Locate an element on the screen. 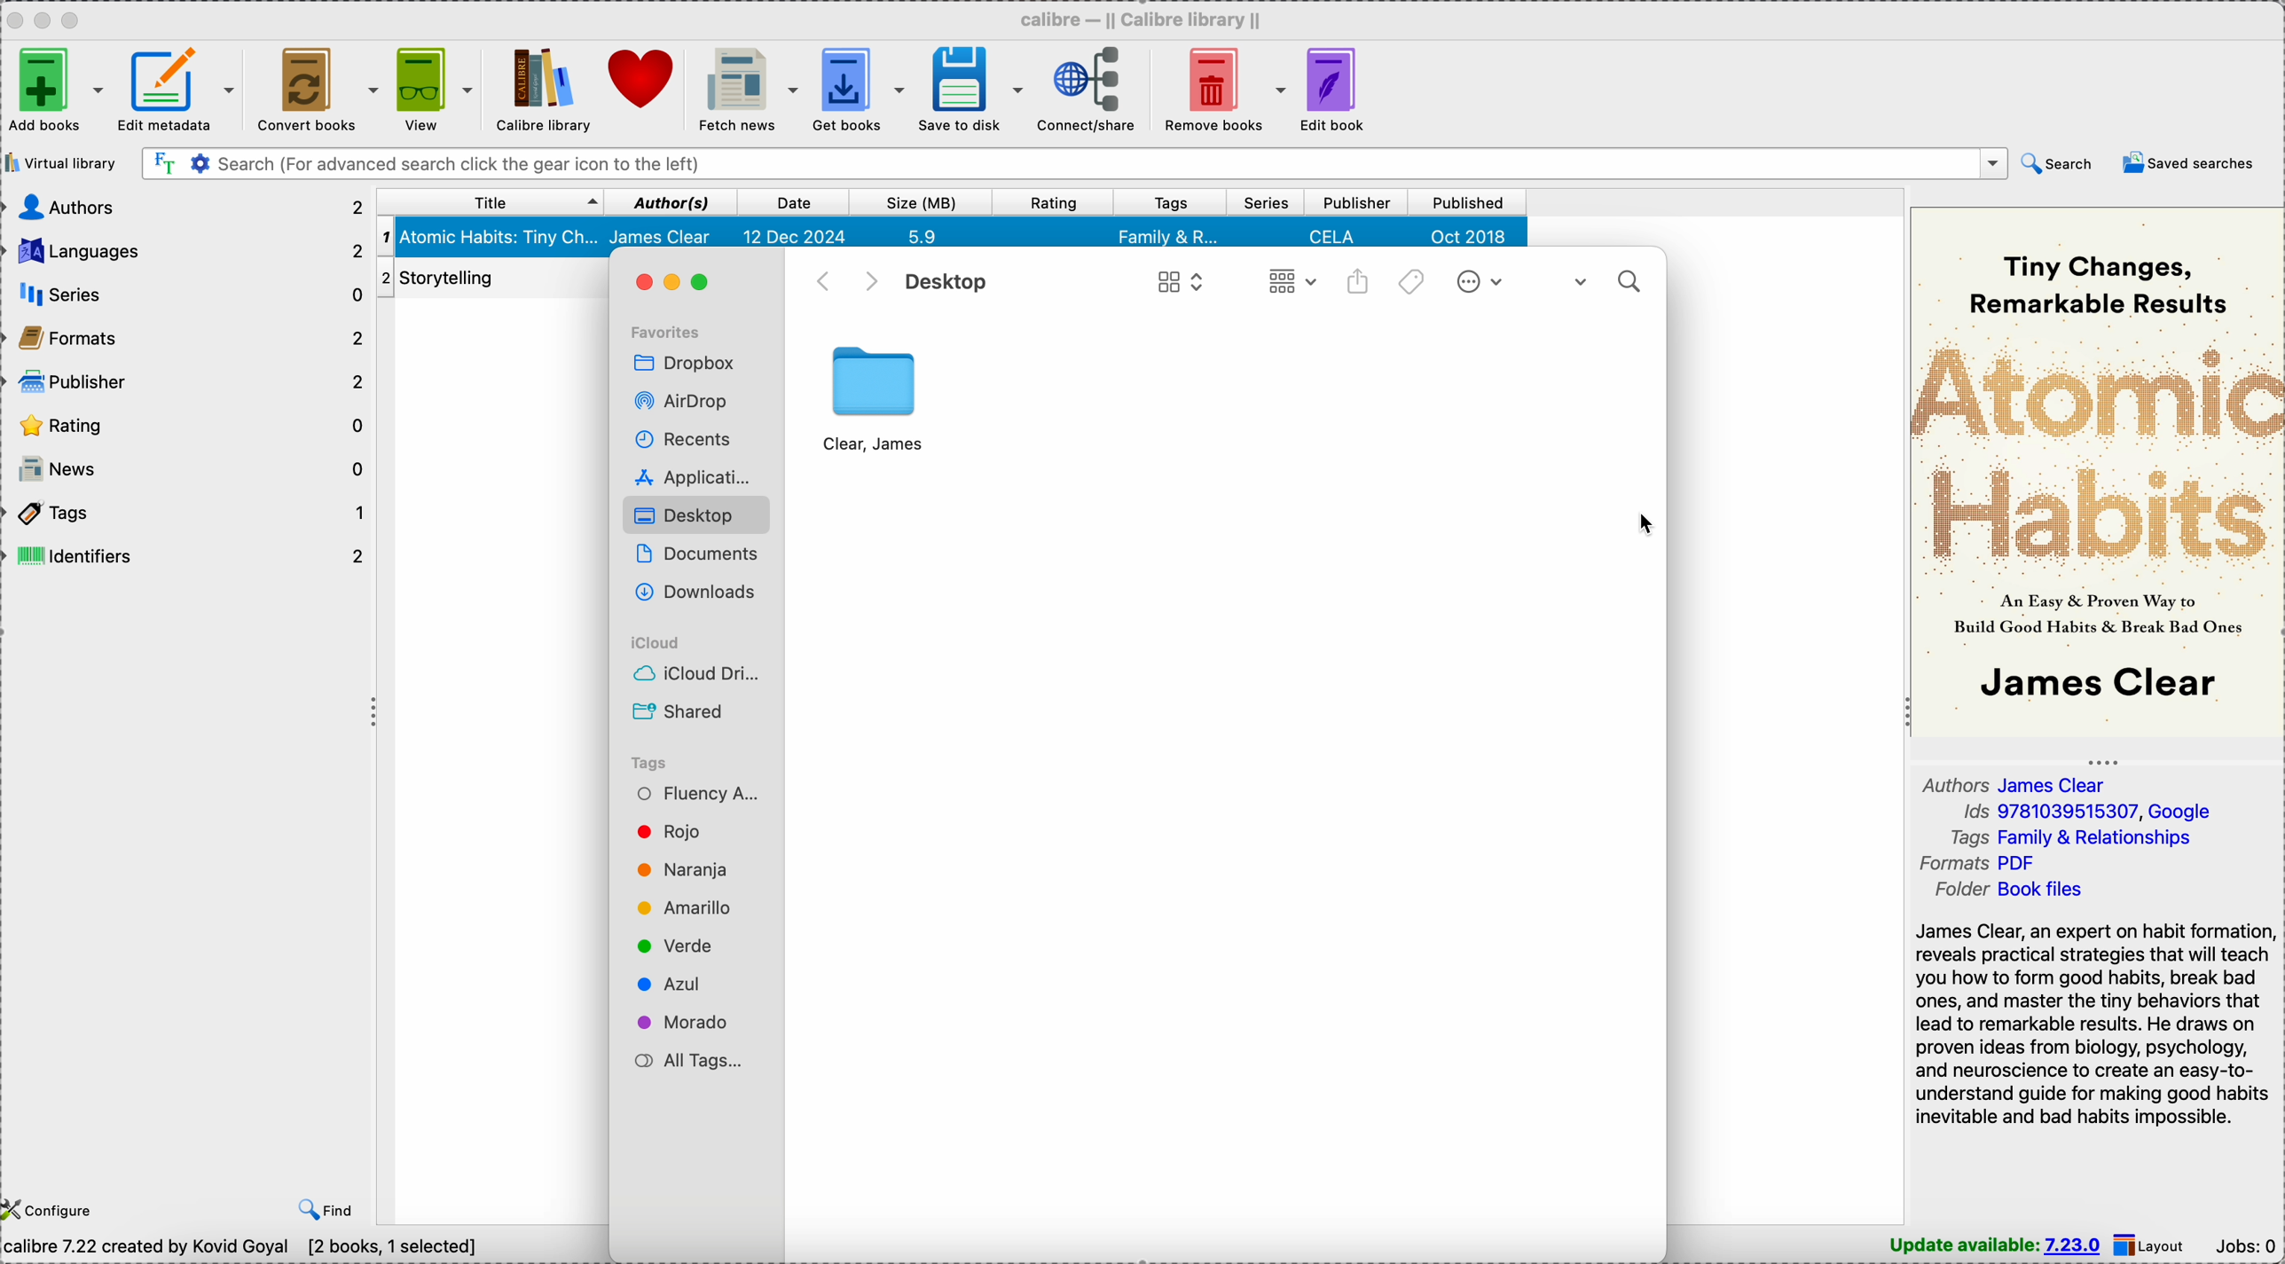 The image size is (2285, 1264). Calibre - || Calibre library || is located at coordinates (1148, 19).